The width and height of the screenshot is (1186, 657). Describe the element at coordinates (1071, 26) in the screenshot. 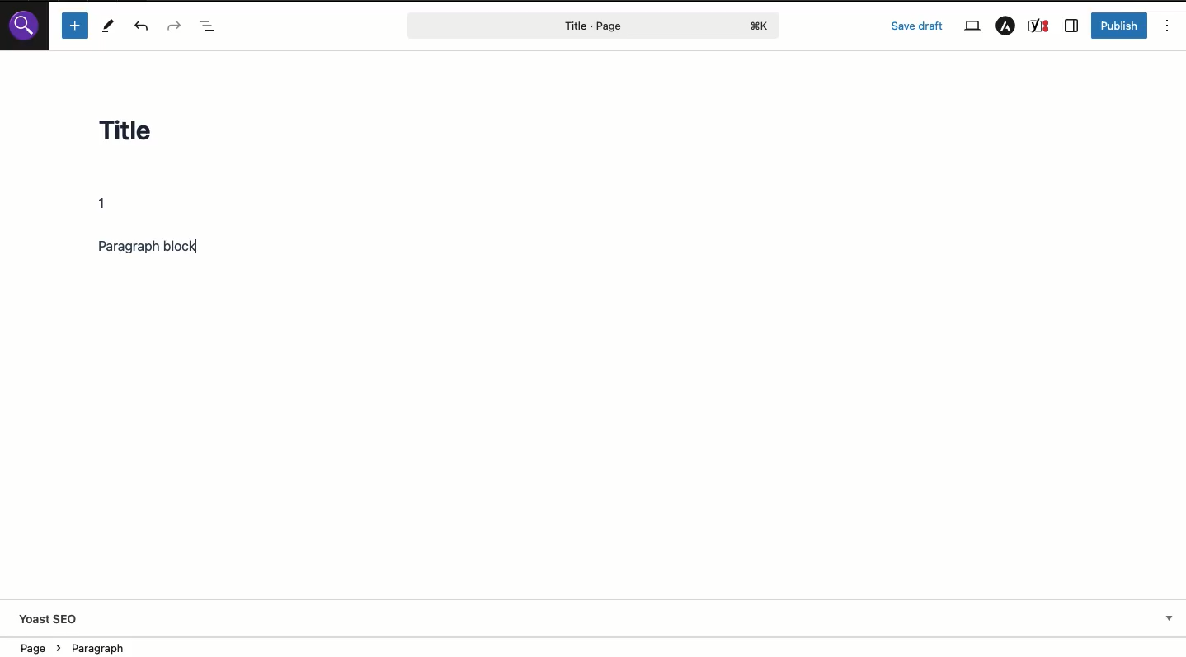

I see `Sidebar` at that location.